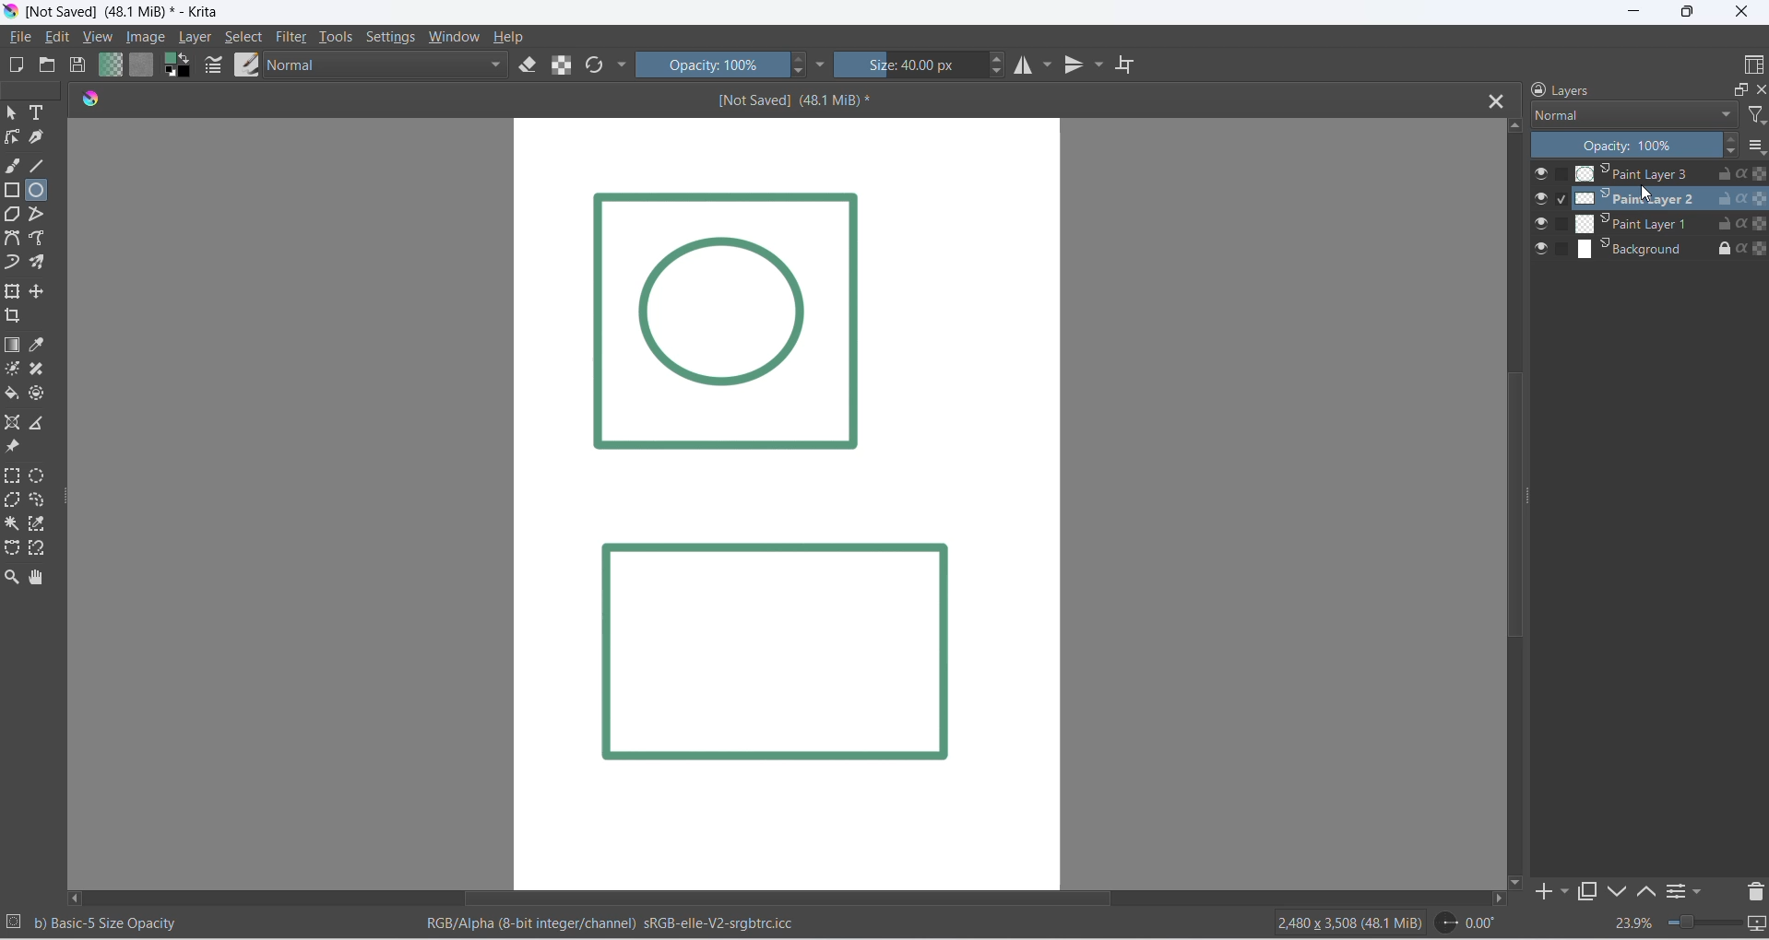 This screenshot has width=1769, height=940. Describe the element at coordinates (1492, 98) in the screenshot. I see `close tab` at that location.